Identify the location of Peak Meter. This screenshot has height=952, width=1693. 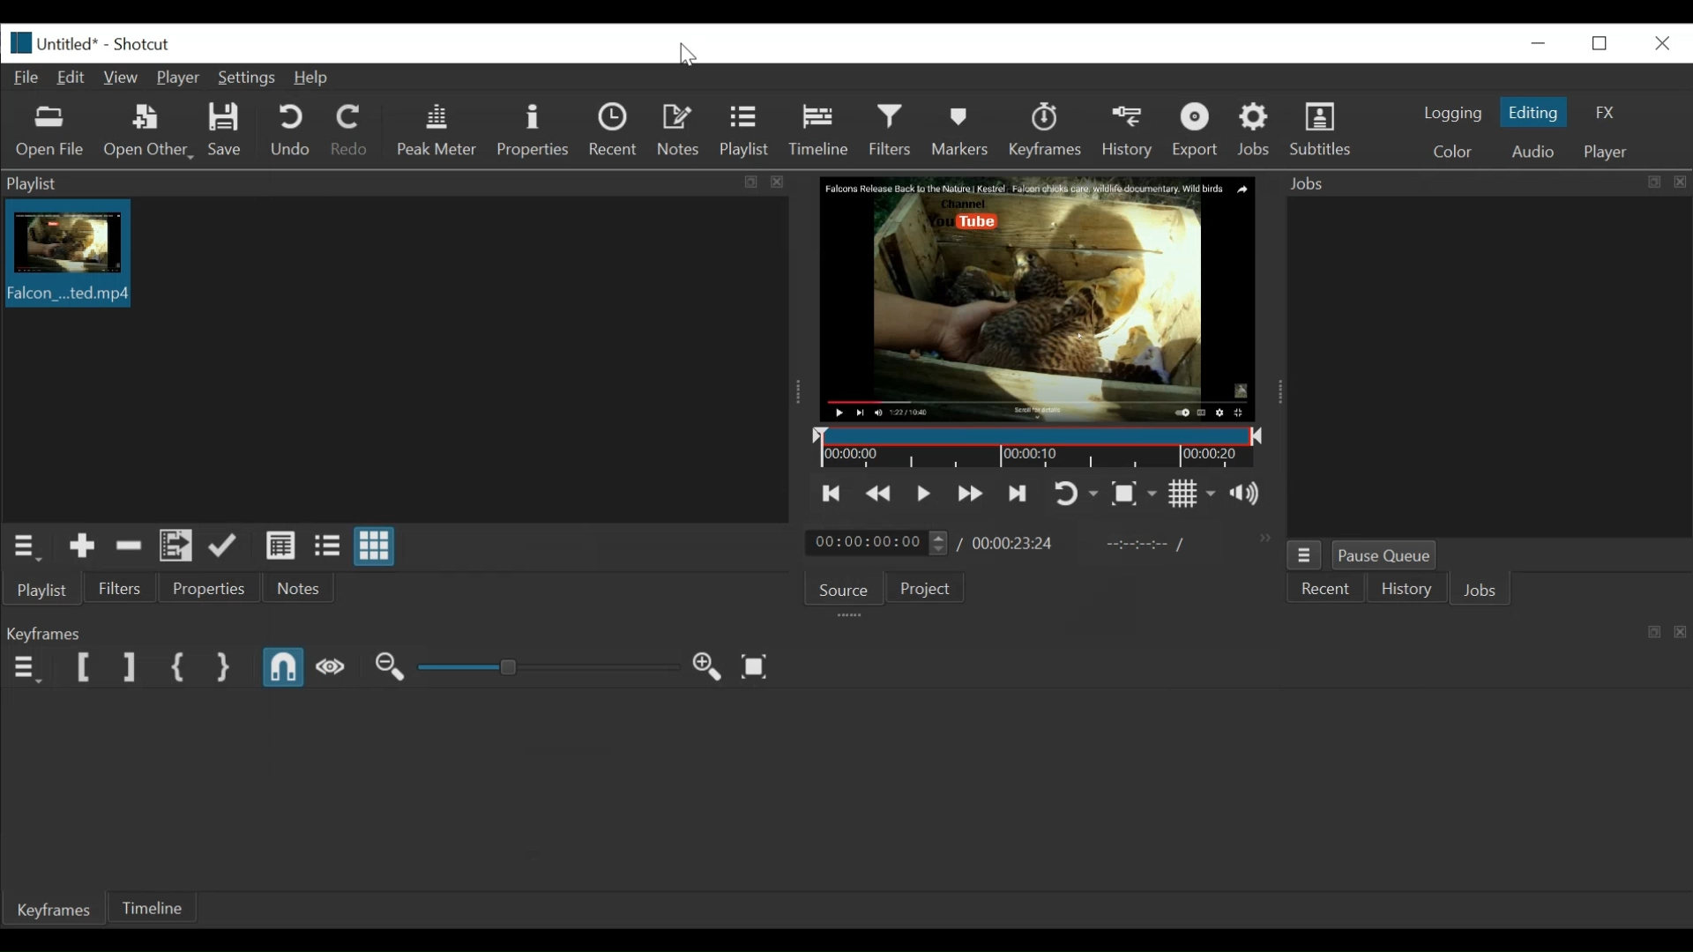
(436, 130).